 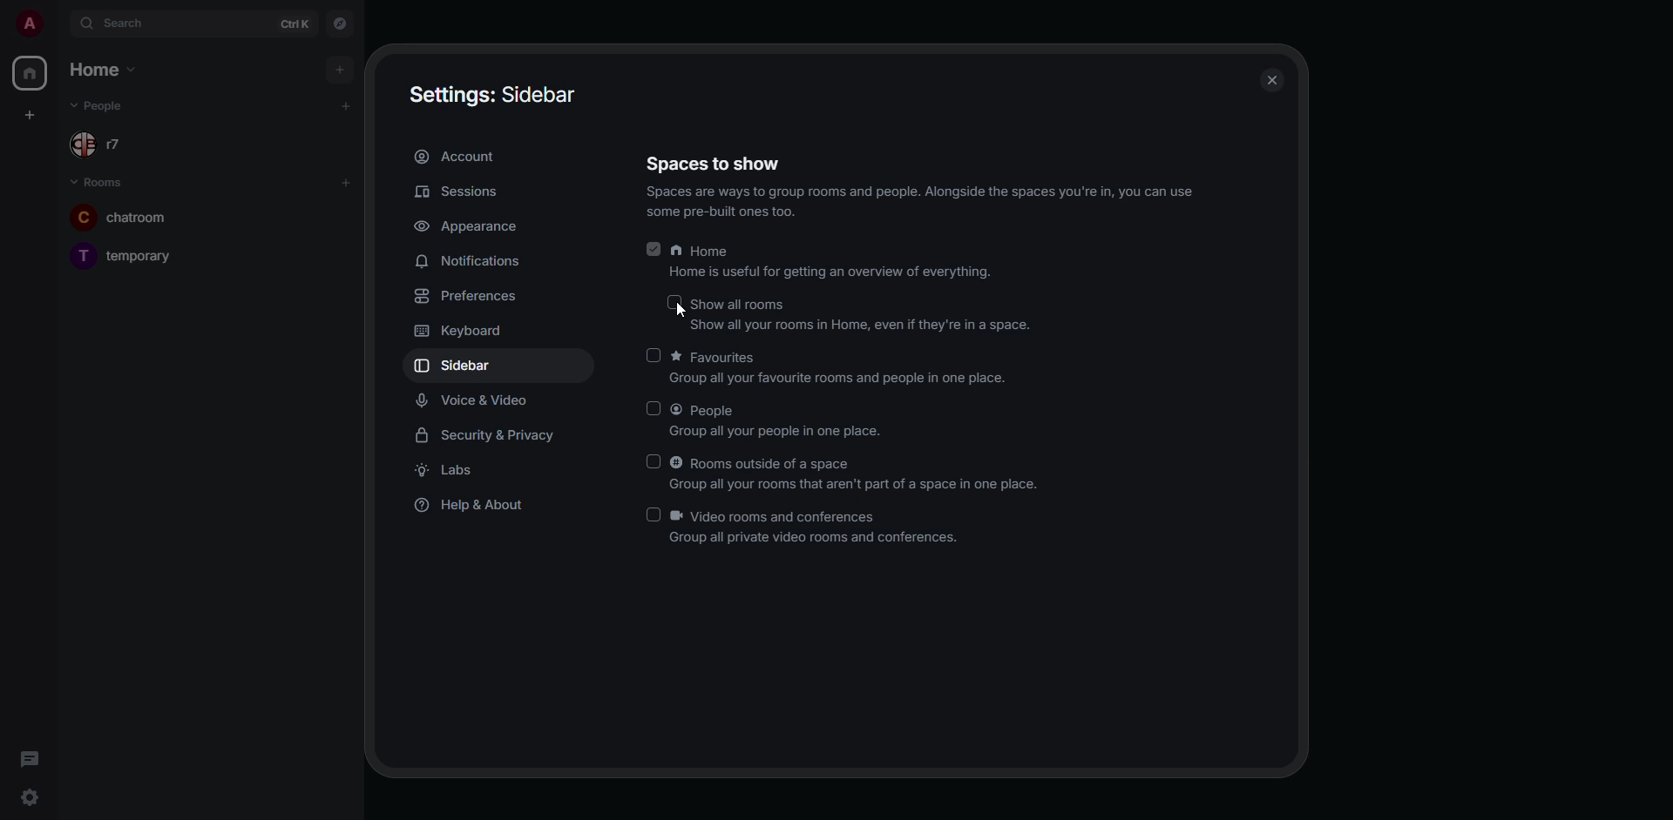 What do you see at coordinates (457, 368) in the screenshot?
I see `sidebar` at bounding box center [457, 368].